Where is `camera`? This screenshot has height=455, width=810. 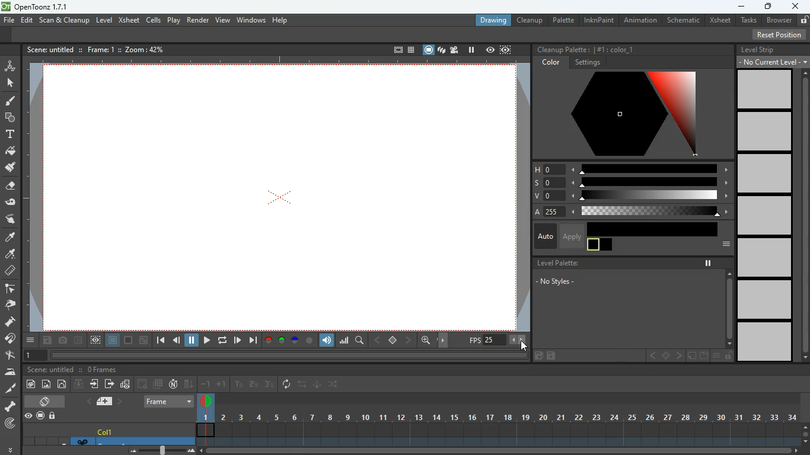
camera is located at coordinates (64, 341).